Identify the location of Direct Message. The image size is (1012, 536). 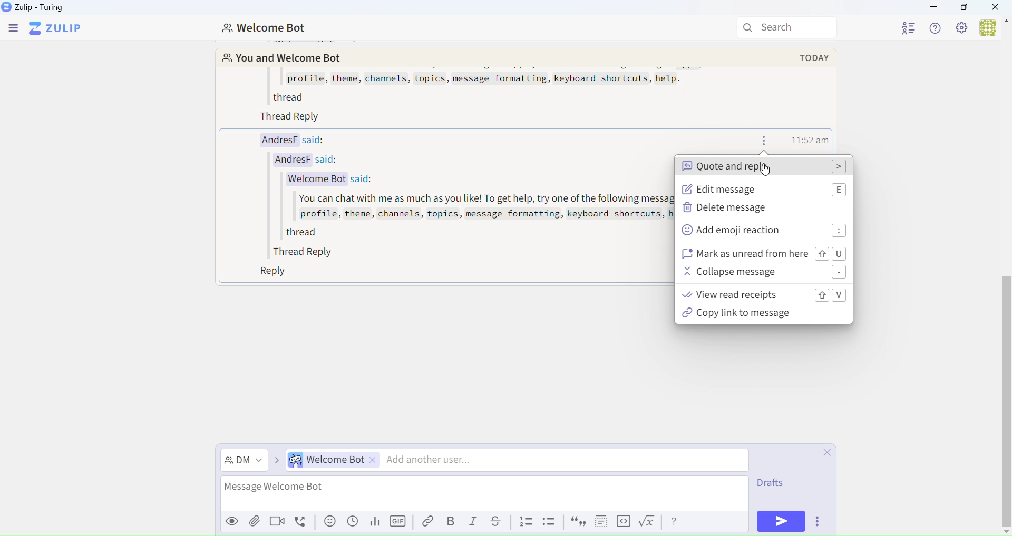
(245, 460).